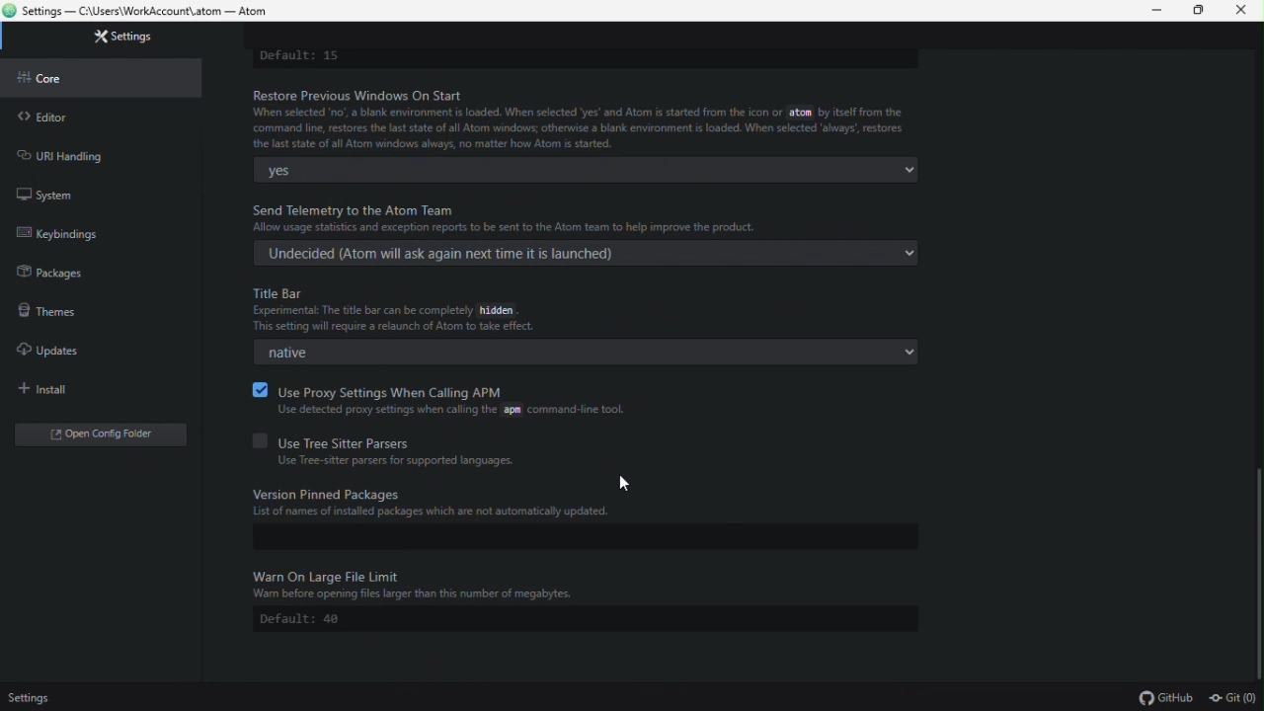 The image size is (1264, 711). I want to click on yes, so click(587, 170).